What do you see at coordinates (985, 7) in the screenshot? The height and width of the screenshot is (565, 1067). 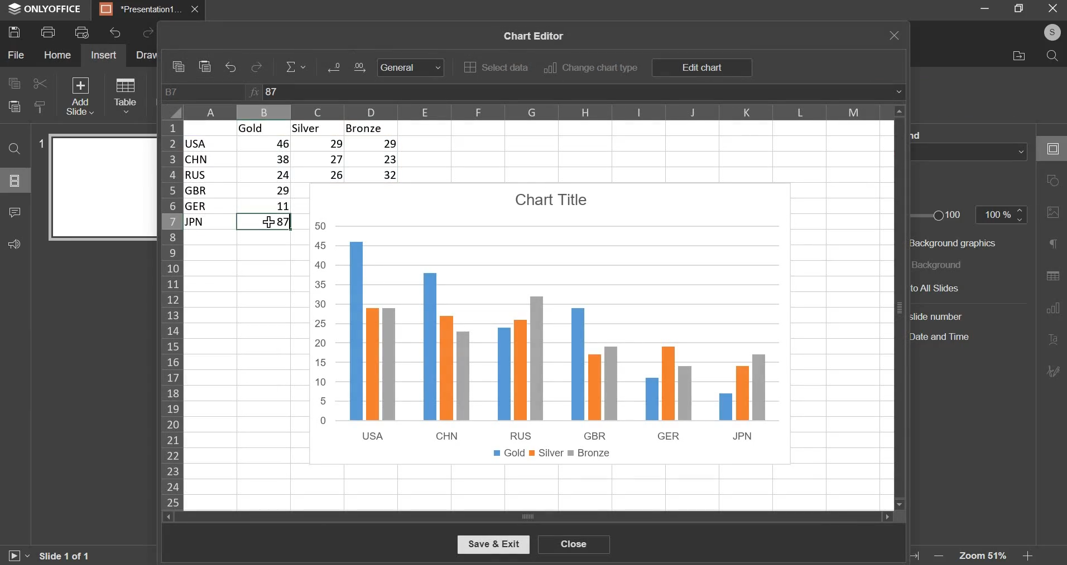 I see `minimize` at bounding box center [985, 7].